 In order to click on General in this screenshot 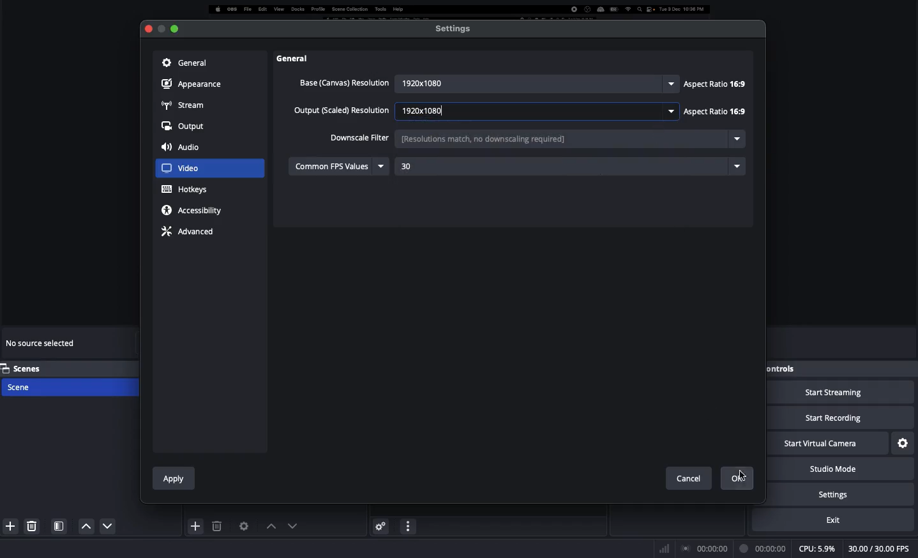, I will do `click(183, 62)`.